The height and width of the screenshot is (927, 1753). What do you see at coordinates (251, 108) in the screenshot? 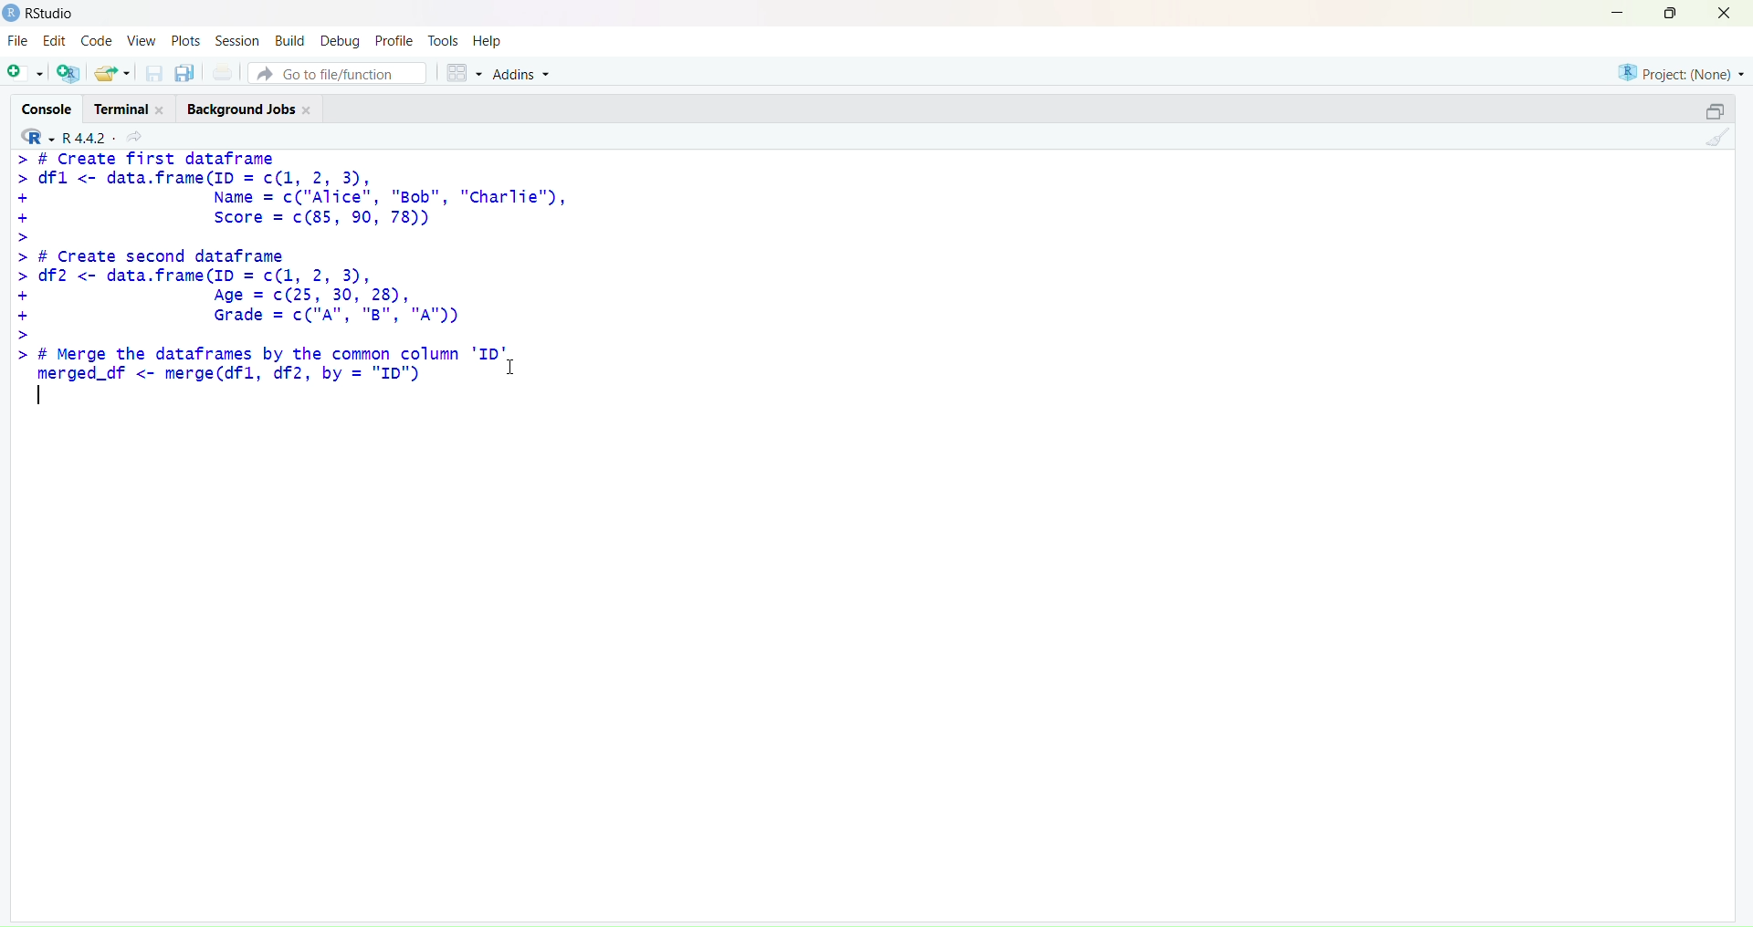
I see `Background Jobs` at bounding box center [251, 108].